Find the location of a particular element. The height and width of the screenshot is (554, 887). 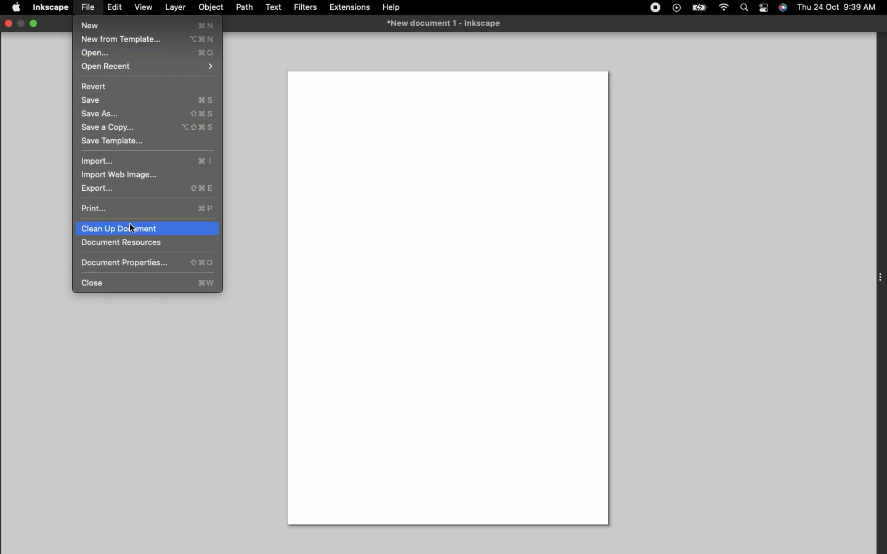

Save a copy is located at coordinates (149, 128).